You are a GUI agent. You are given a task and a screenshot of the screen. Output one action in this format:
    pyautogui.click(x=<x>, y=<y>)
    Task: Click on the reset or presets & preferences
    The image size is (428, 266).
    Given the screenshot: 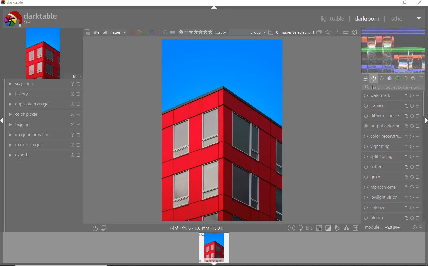 What is the action you would take?
    pyautogui.click(x=417, y=228)
    